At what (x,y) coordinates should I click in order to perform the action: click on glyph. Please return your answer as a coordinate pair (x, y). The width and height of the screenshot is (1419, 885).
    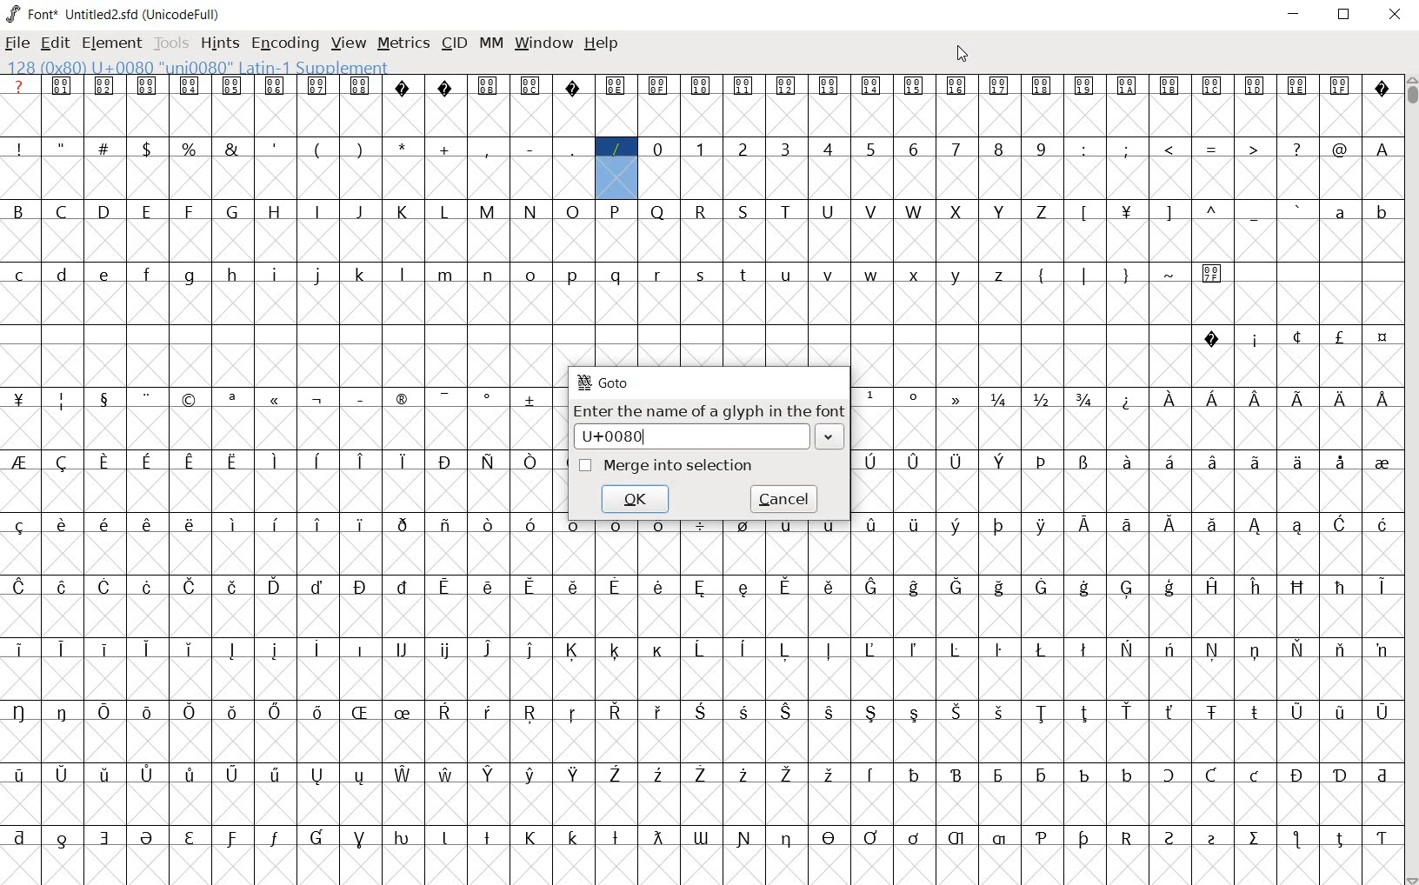
    Looking at the image, I should click on (1297, 336).